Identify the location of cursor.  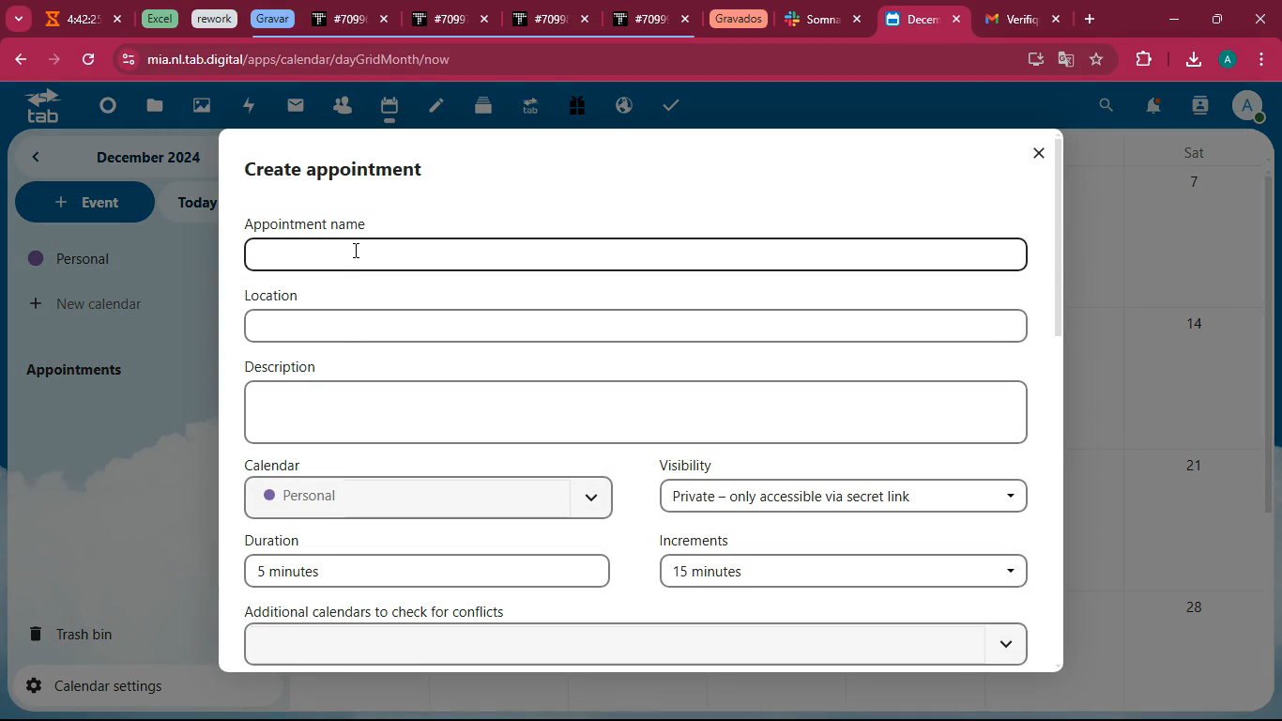
(359, 253).